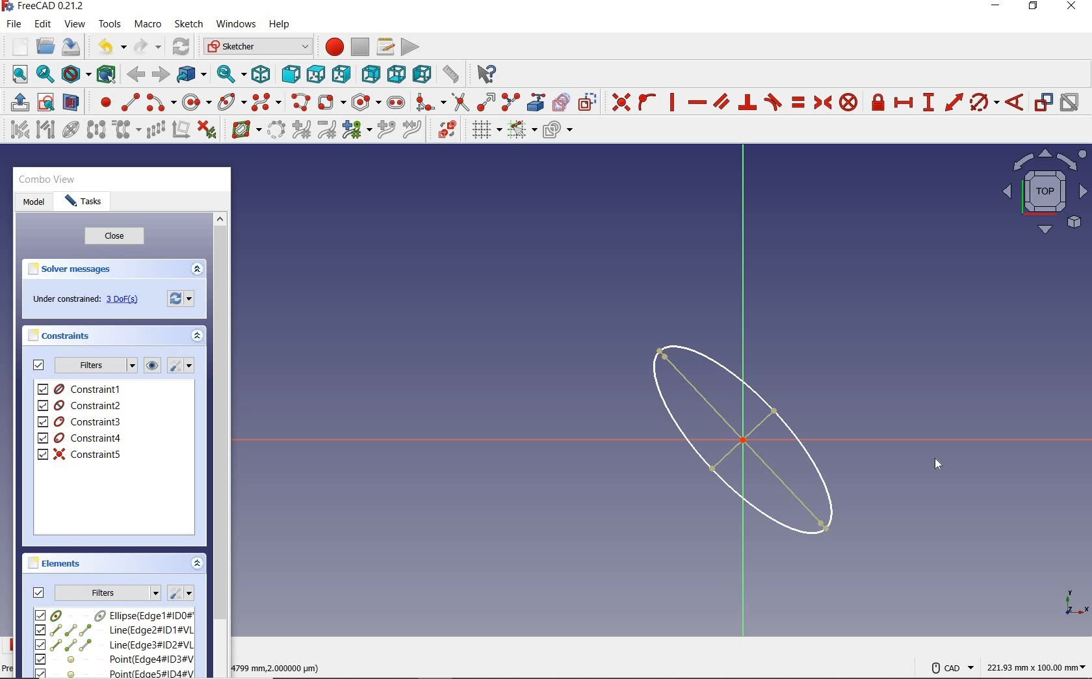 This screenshot has width=1092, height=679. Describe the element at coordinates (81, 405) in the screenshot. I see `constraint2` at that location.